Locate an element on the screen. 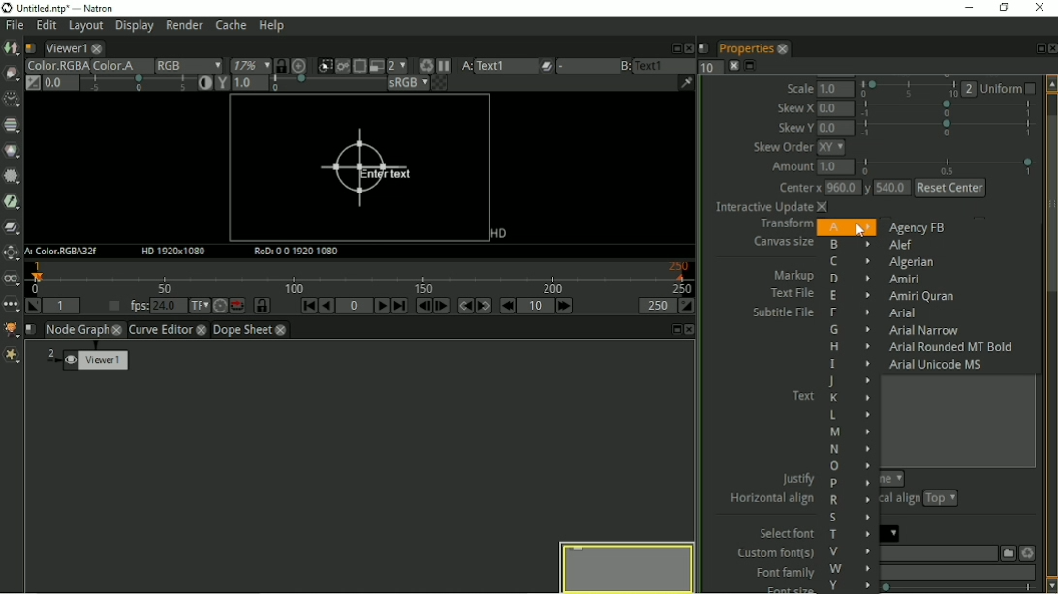 The height and width of the screenshot is (594, 1058). J is located at coordinates (848, 381).